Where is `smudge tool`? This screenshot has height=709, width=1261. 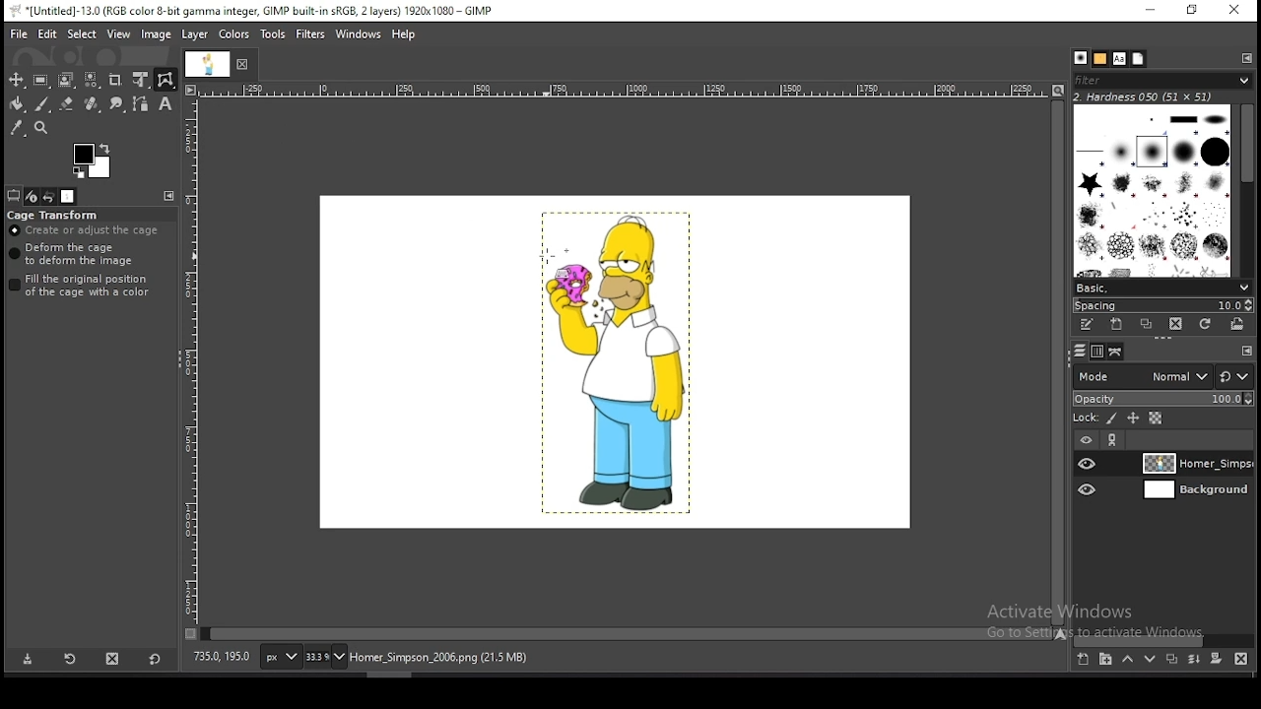
smudge tool is located at coordinates (115, 103).